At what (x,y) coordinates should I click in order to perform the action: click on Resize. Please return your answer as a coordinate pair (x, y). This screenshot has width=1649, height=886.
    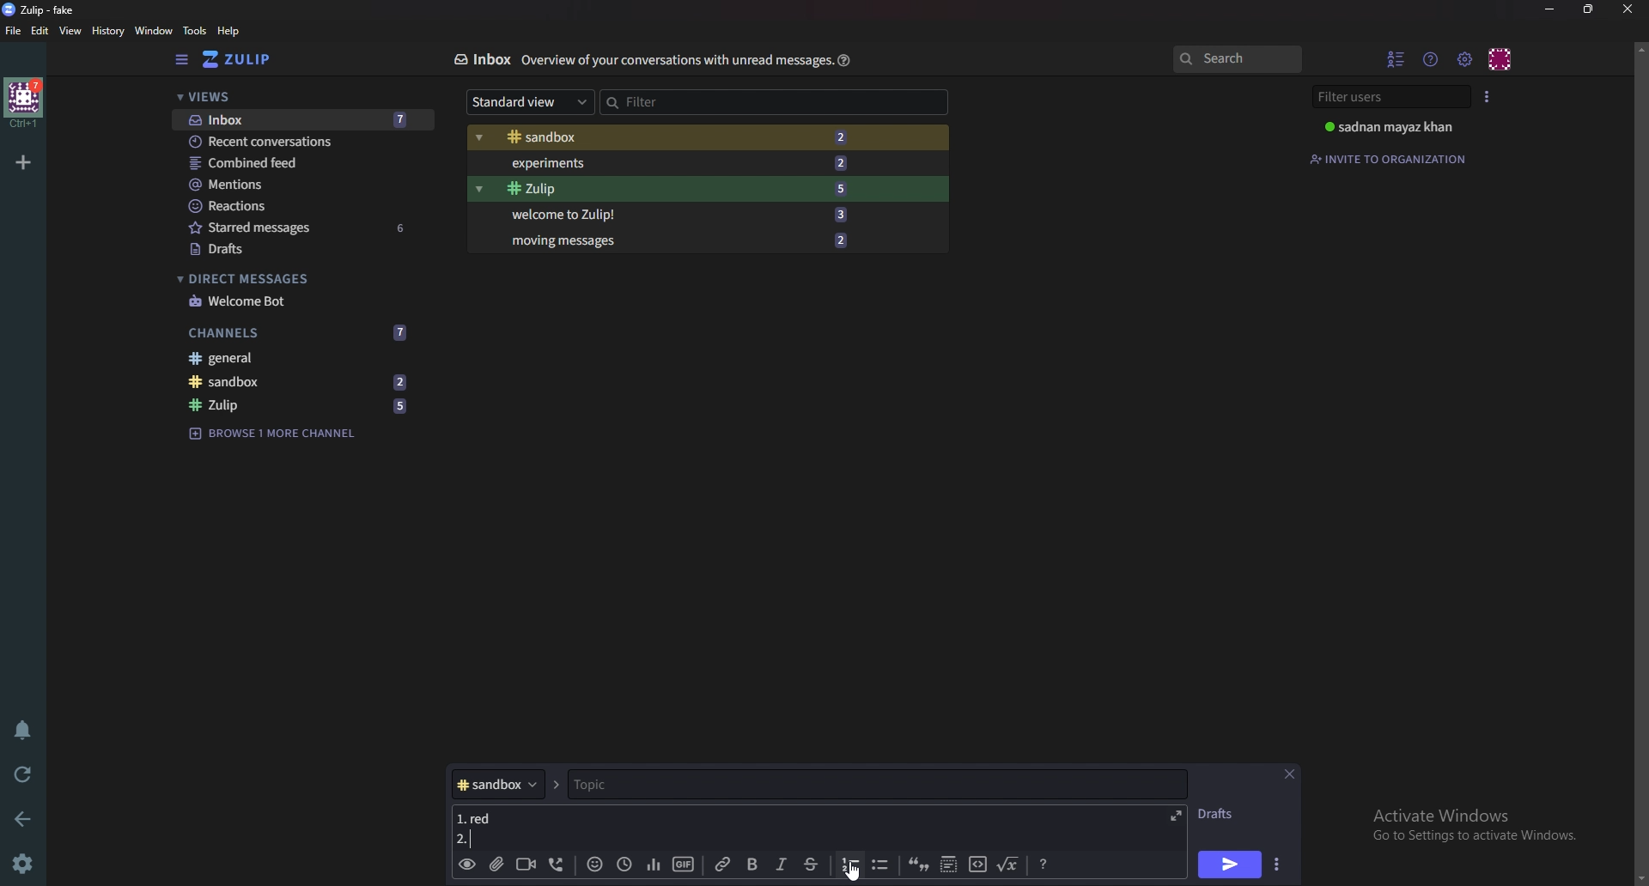
    Looking at the image, I should click on (1589, 9).